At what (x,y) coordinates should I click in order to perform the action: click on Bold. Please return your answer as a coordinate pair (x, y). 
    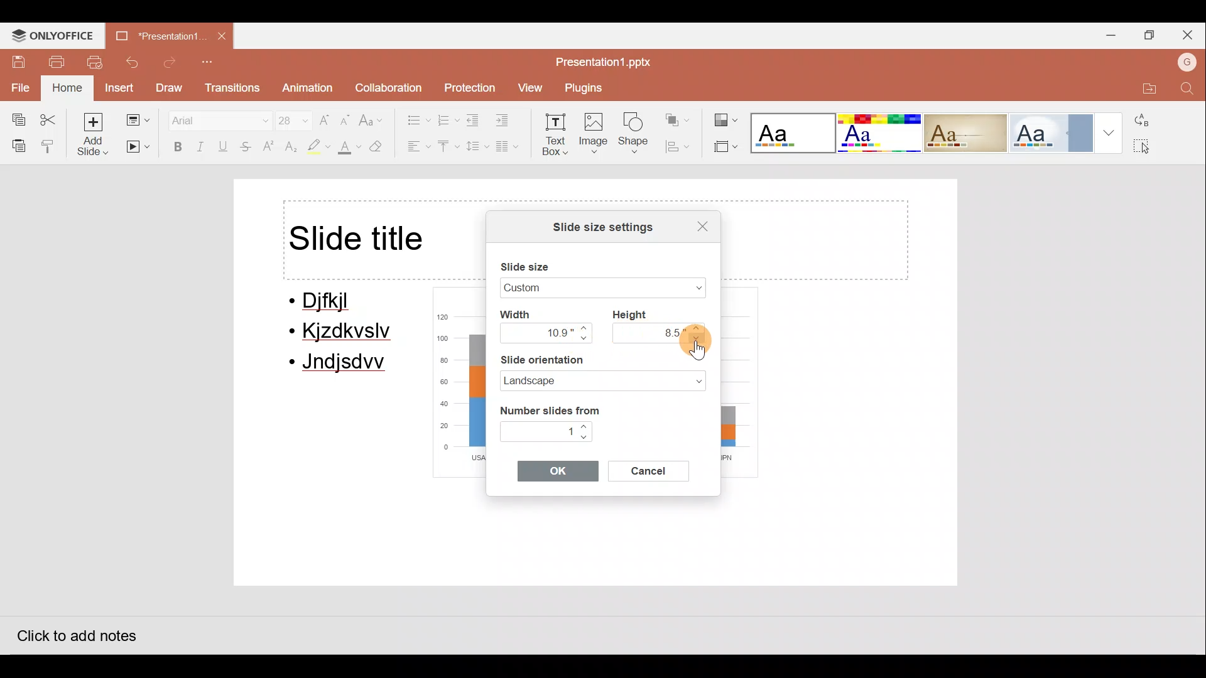
    Looking at the image, I should click on (175, 146).